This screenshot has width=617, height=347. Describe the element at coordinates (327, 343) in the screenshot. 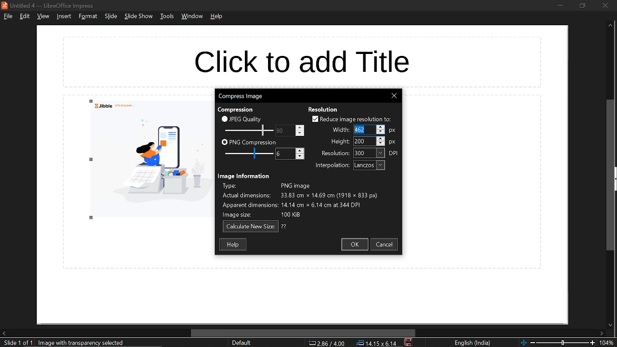

I see `co-ordinate` at that location.